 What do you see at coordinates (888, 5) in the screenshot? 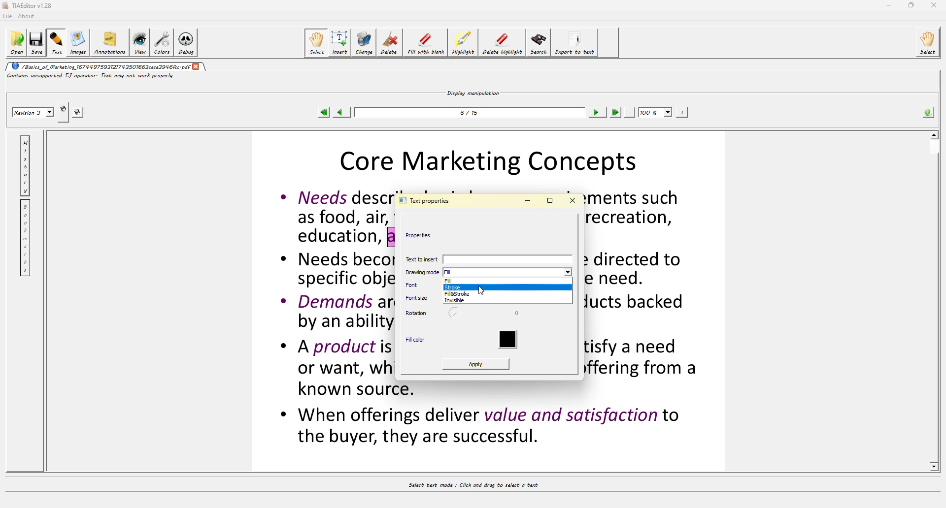
I see `minimize` at bounding box center [888, 5].